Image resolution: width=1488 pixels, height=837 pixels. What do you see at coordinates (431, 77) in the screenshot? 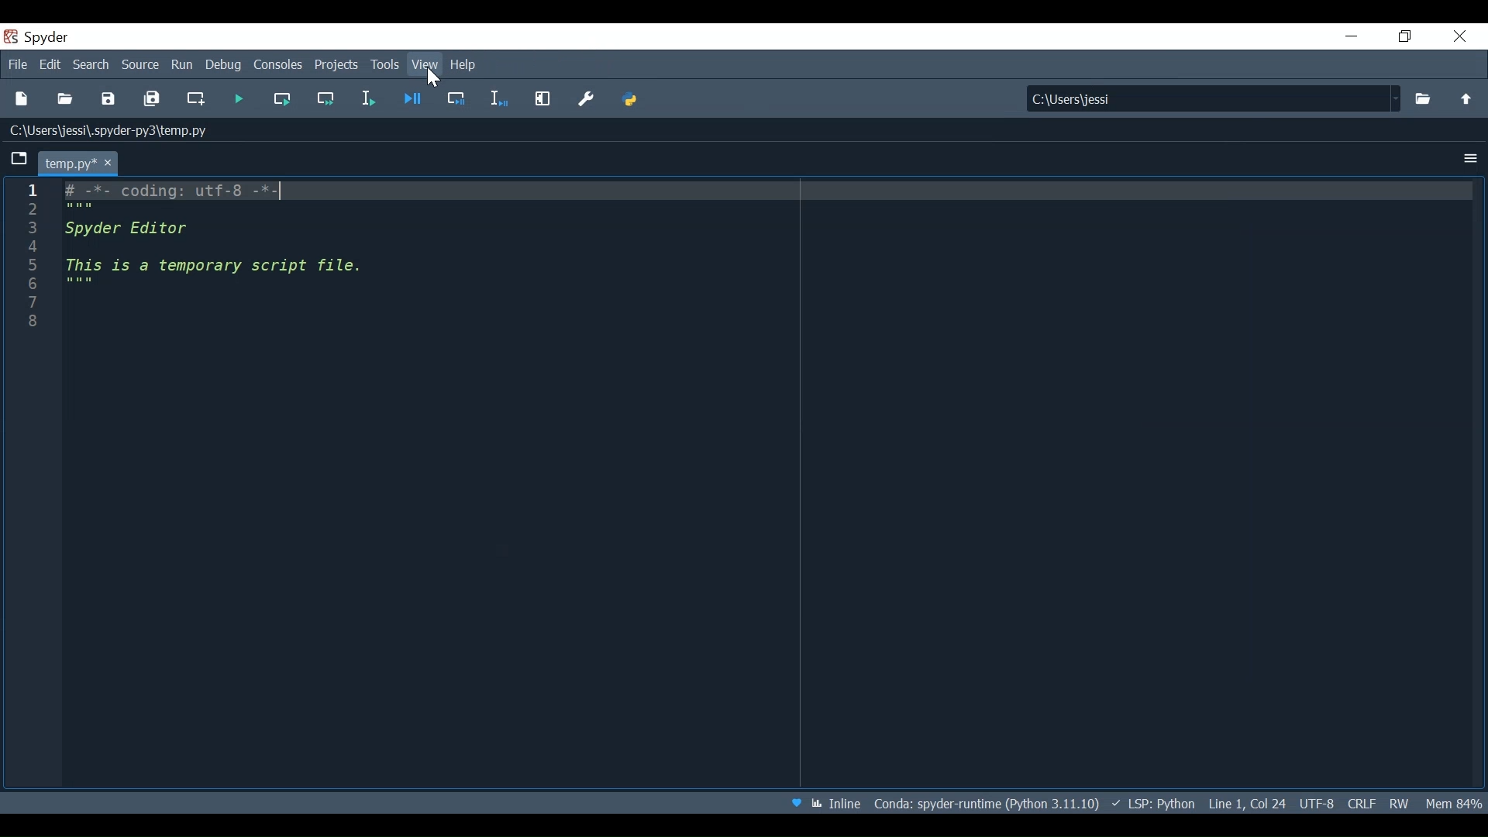
I see `Cursor` at bounding box center [431, 77].